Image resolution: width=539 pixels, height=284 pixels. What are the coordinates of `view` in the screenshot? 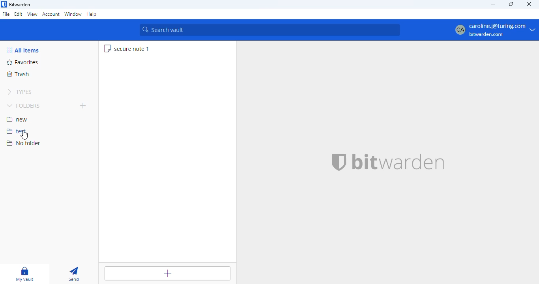 It's located at (32, 14).